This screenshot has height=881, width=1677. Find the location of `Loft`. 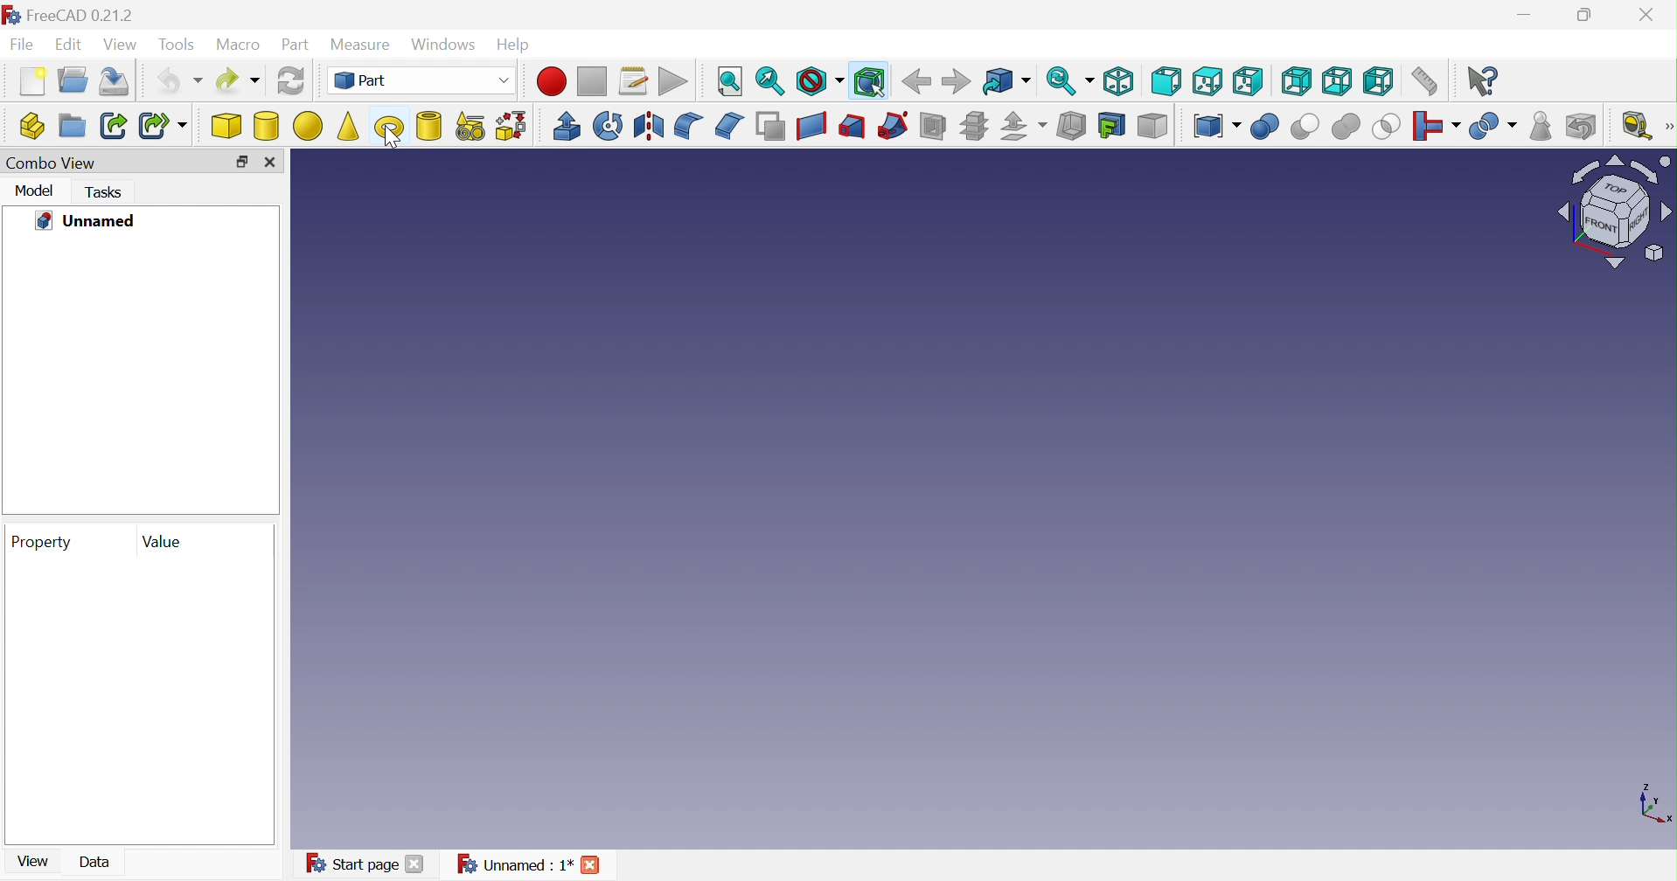

Loft is located at coordinates (853, 126).